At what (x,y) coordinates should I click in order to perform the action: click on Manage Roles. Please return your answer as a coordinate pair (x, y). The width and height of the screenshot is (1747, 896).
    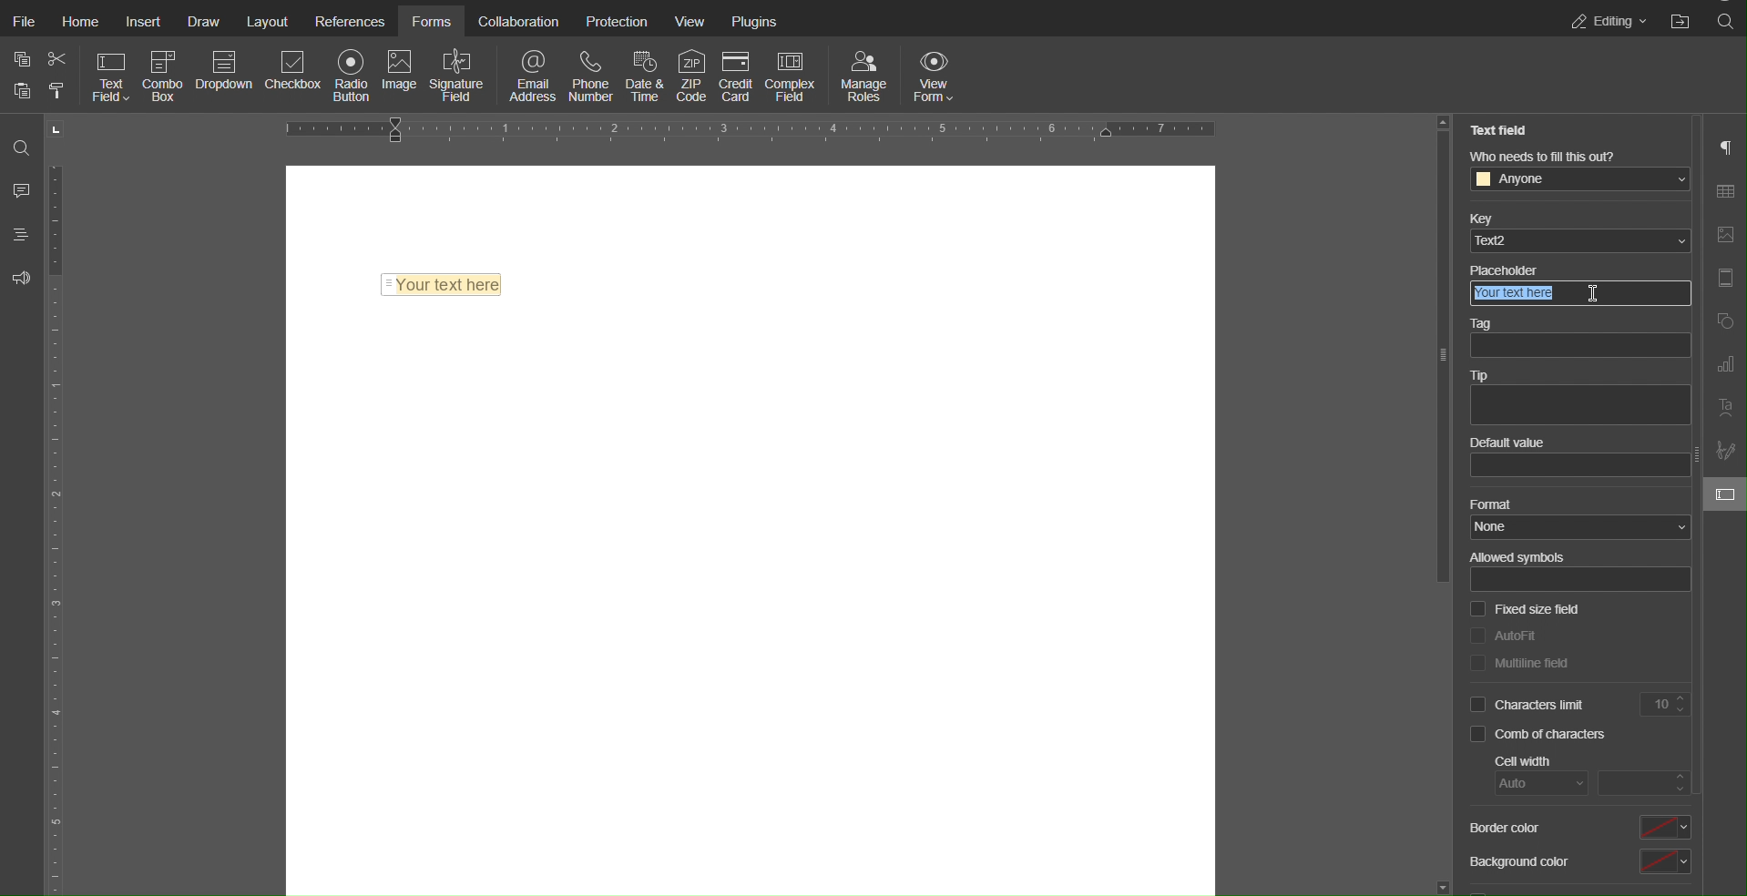
    Looking at the image, I should click on (864, 76).